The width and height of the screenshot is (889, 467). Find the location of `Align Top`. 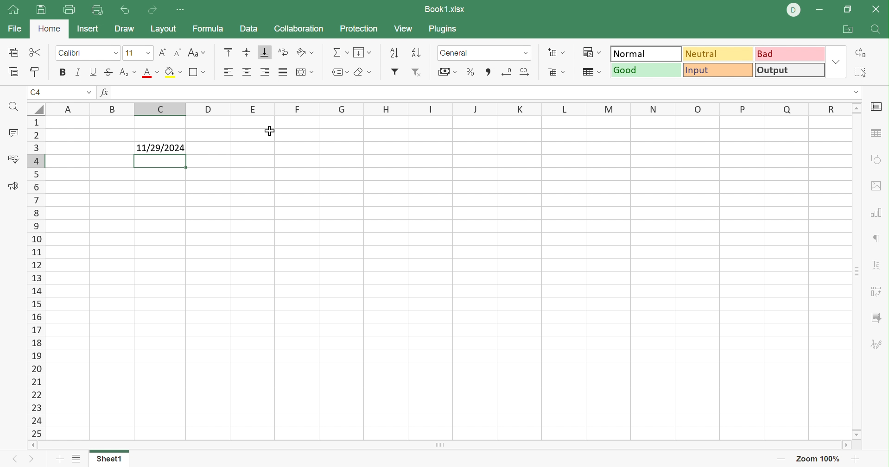

Align Top is located at coordinates (230, 50).